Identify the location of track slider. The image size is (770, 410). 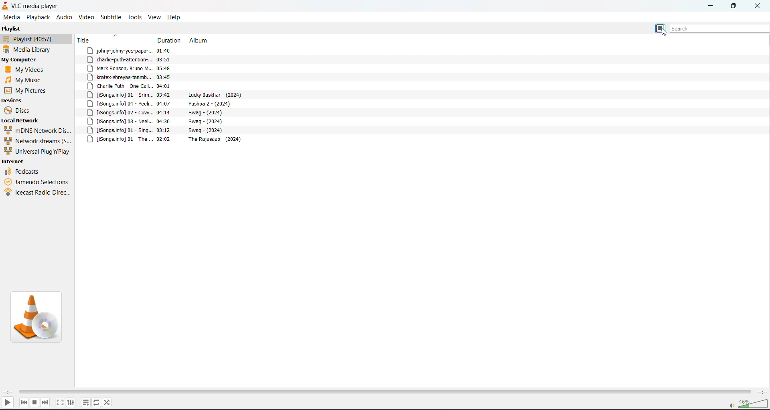
(382, 392).